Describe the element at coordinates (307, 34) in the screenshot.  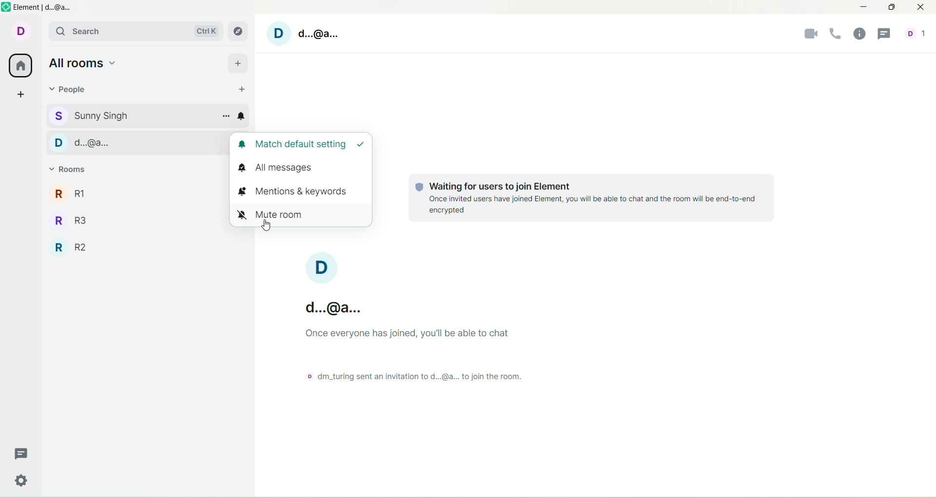
I see `account` at that location.